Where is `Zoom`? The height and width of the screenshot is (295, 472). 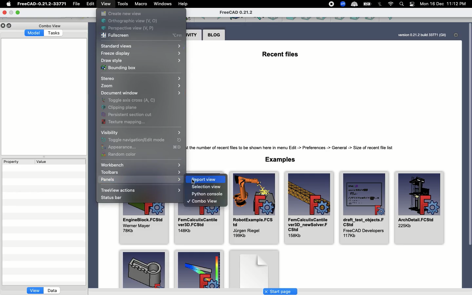
Zoom is located at coordinates (140, 86).